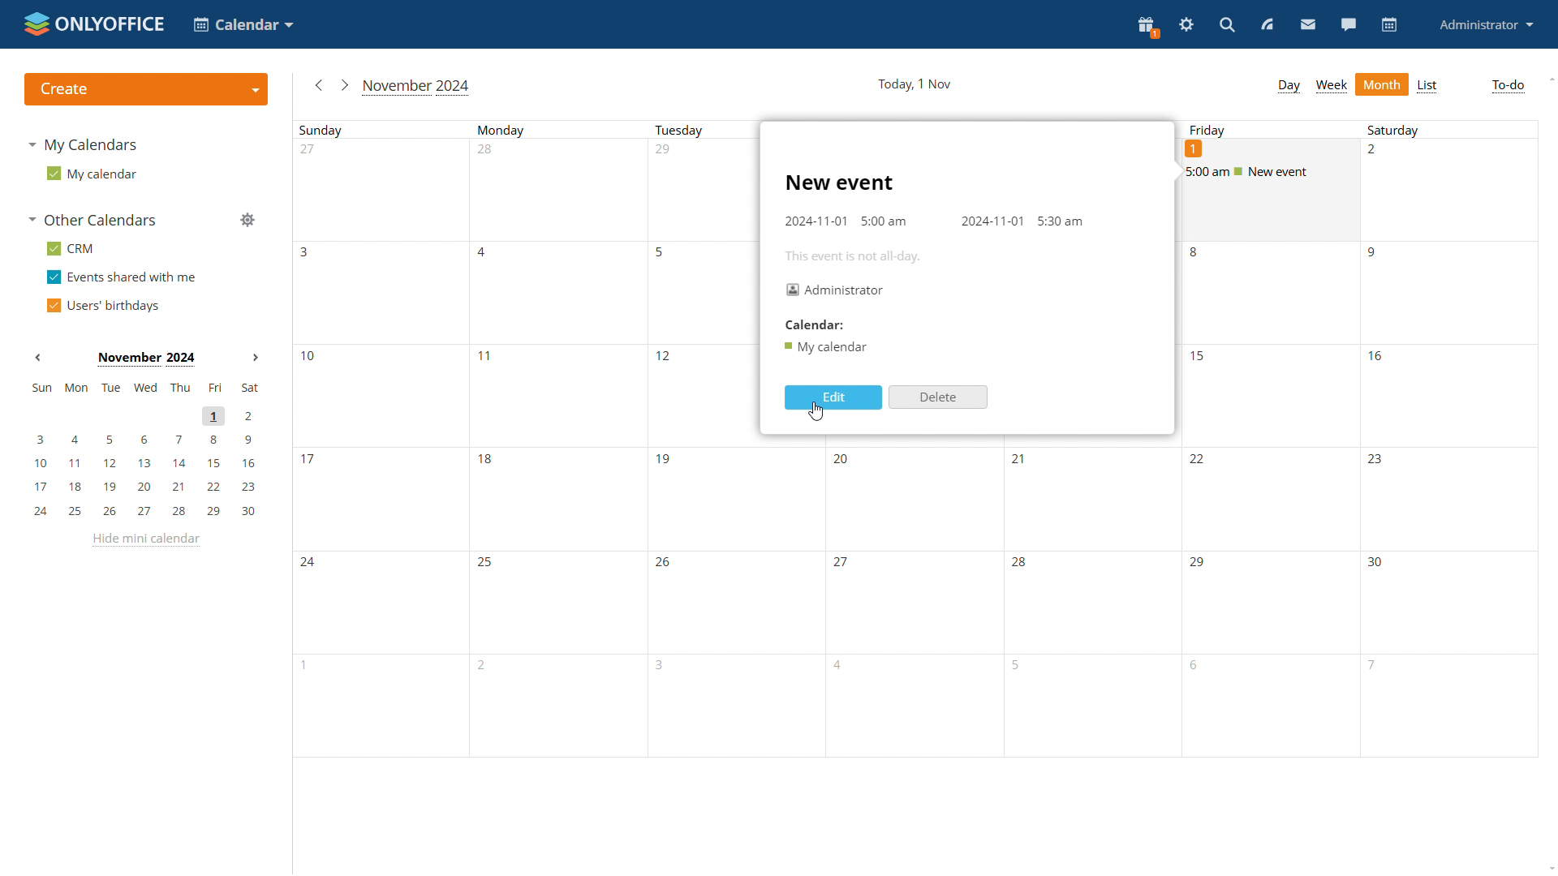 This screenshot has width=1558, height=876. What do you see at coordinates (255, 358) in the screenshot?
I see `Next month` at bounding box center [255, 358].